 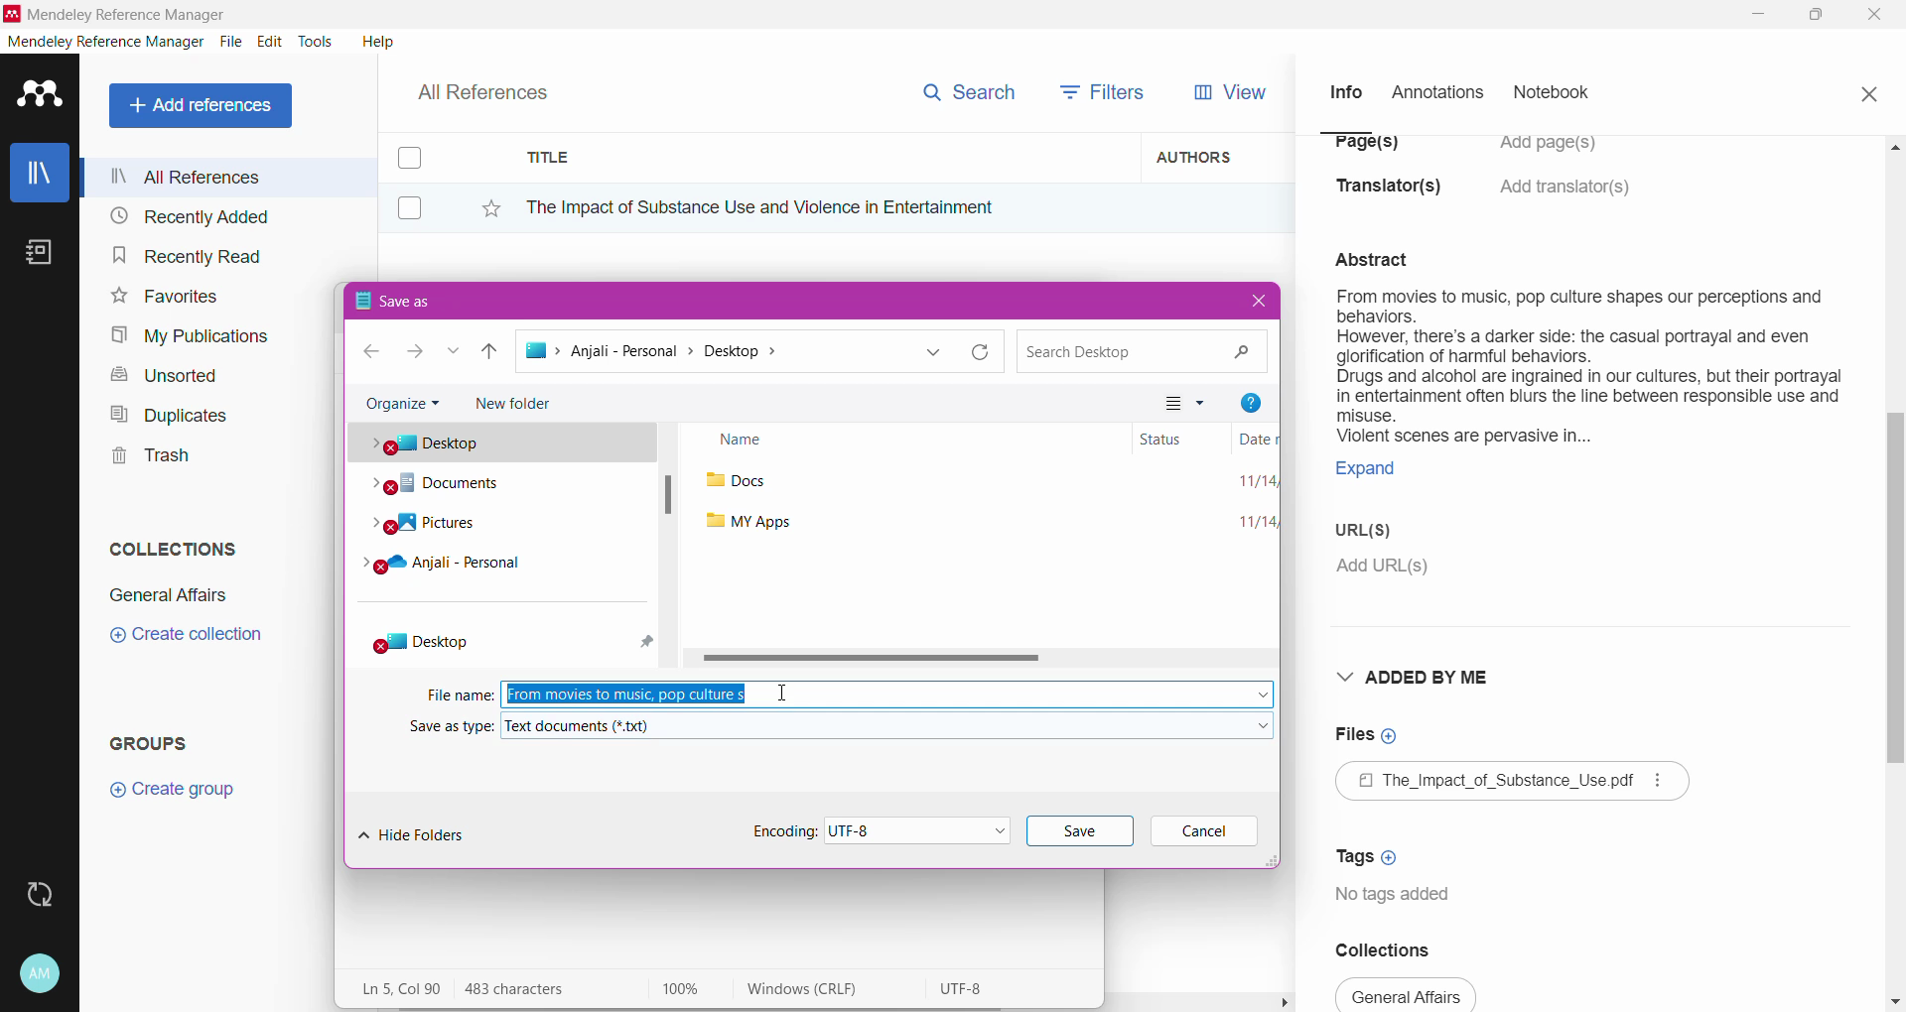 What do you see at coordinates (749, 522) in the screenshot?
I see `my apps` at bounding box center [749, 522].